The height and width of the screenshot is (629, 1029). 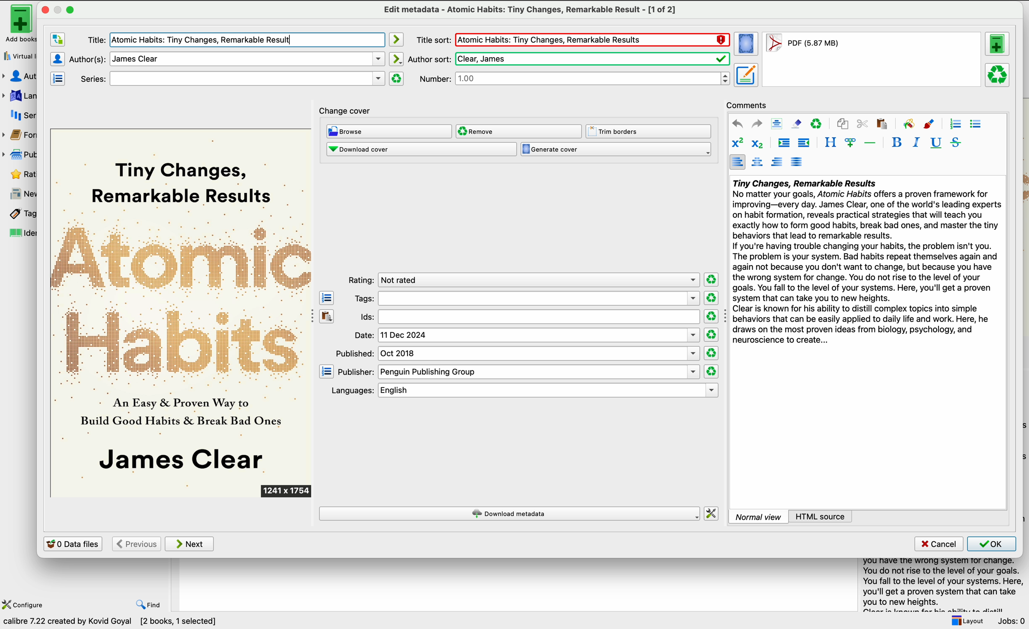 I want to click on languages: english, so click(x=521, y=391).